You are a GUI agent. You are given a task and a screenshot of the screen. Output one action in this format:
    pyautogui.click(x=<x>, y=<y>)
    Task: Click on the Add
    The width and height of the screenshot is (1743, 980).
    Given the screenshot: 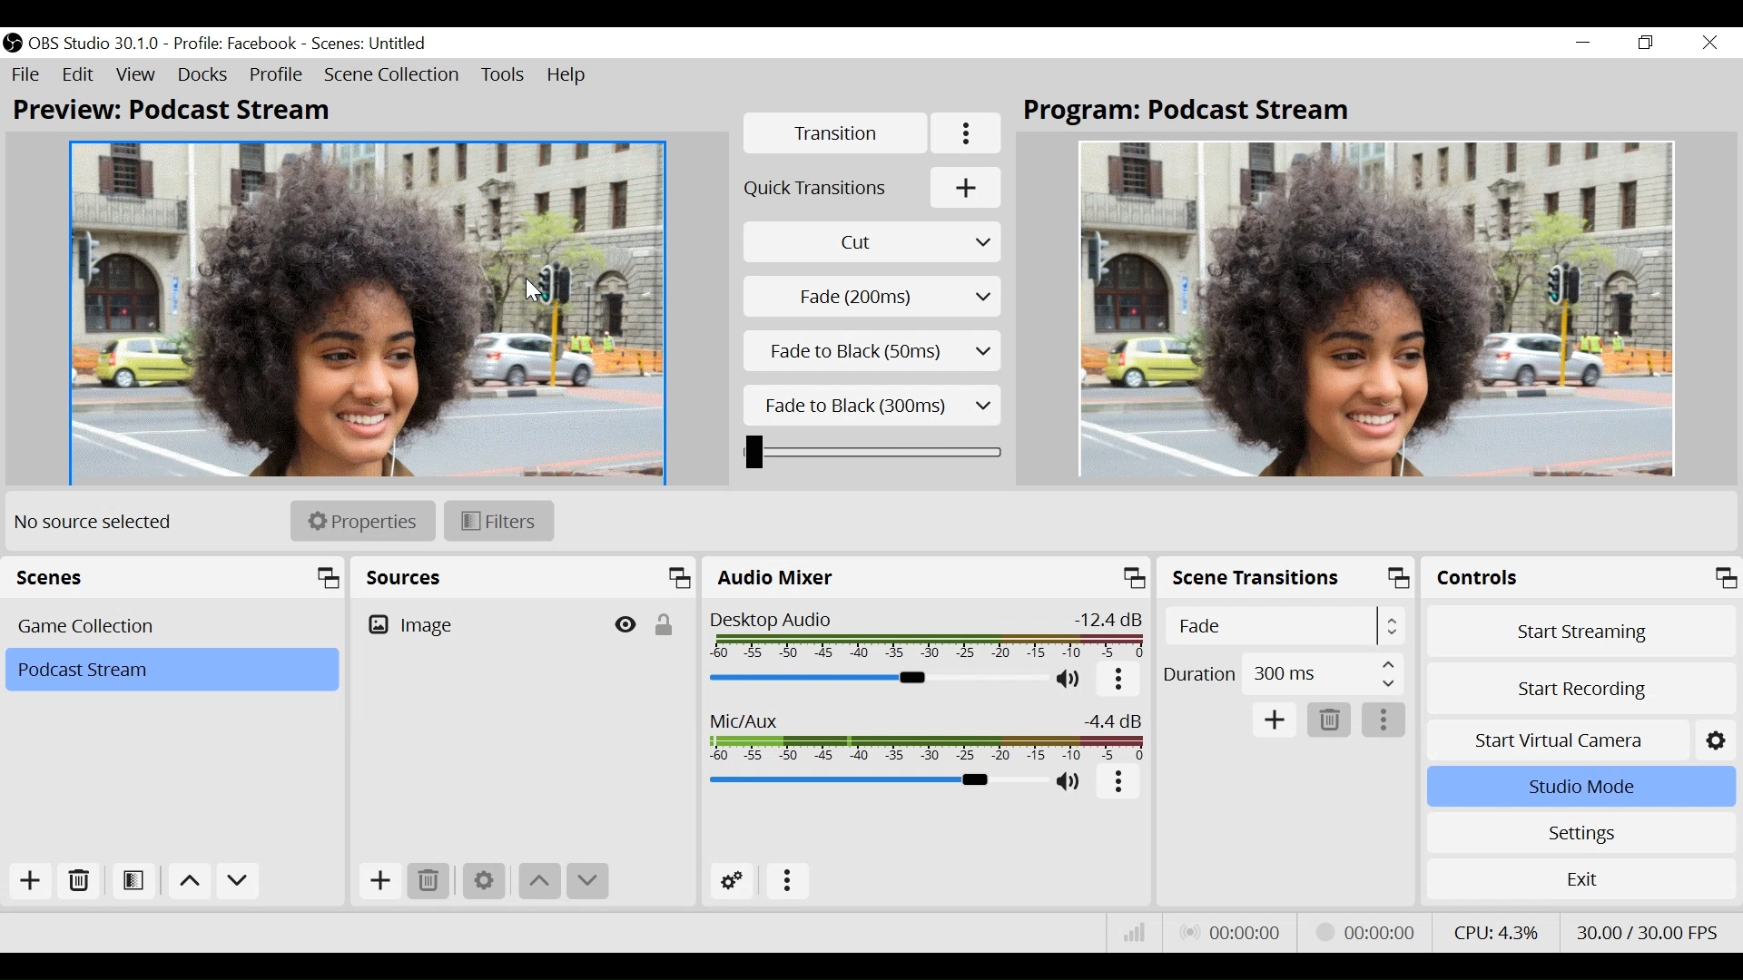 What is the action you would take?
    pyautogui.click(x=1273, y=720)
    